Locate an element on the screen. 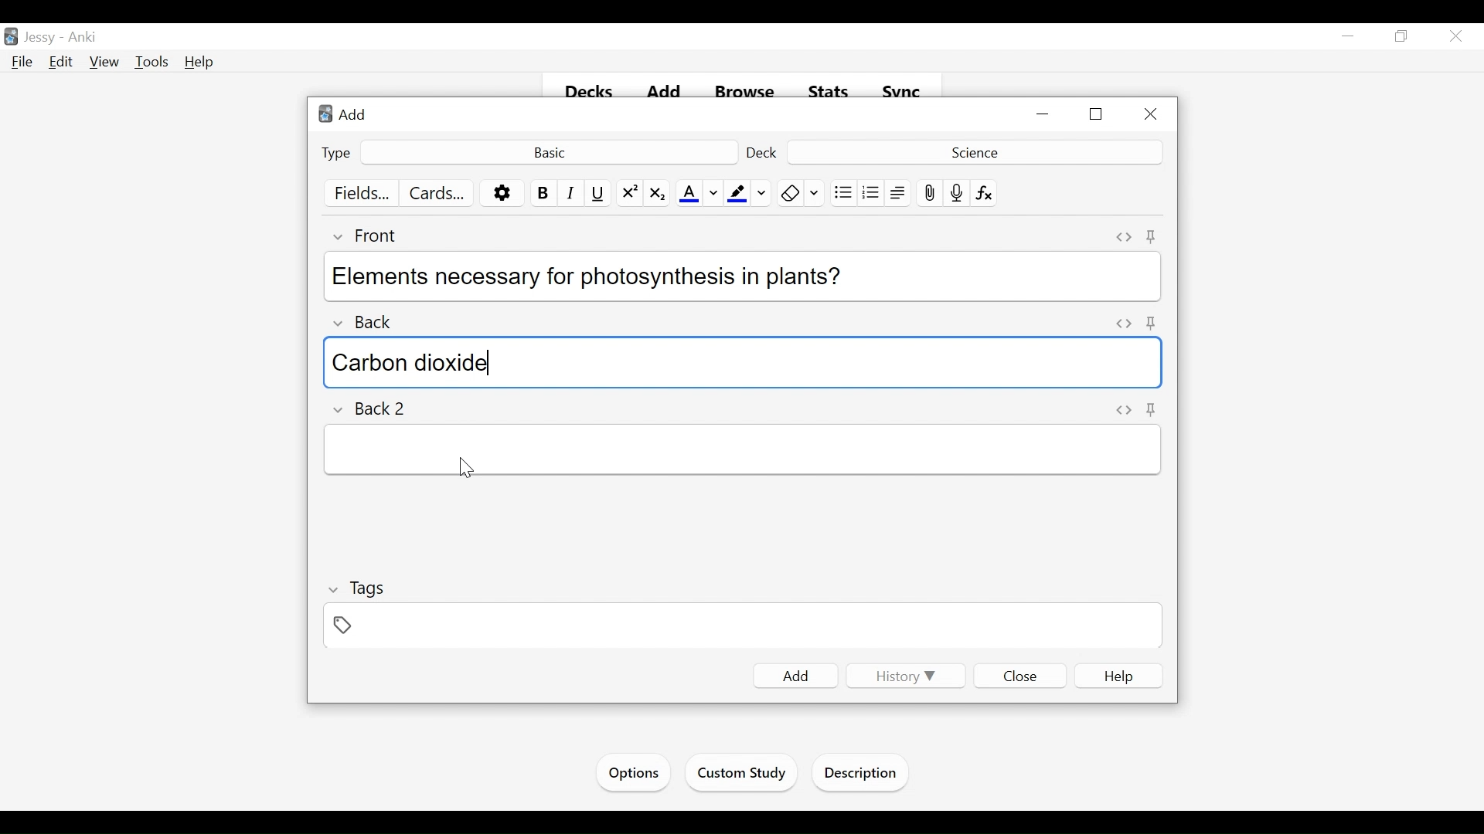 The width and height of the screenshot is (1484, 834). Back 2 is located at coordinates (377, 409).